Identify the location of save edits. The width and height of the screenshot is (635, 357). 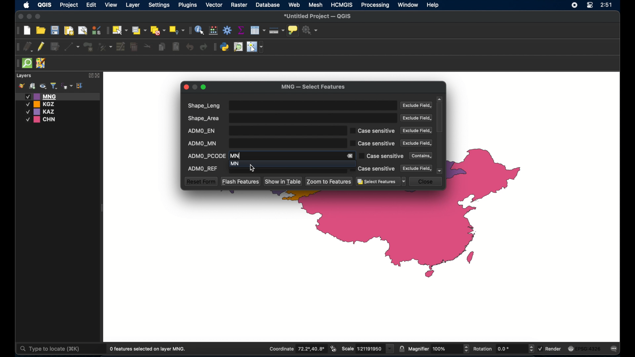
(56, 47).